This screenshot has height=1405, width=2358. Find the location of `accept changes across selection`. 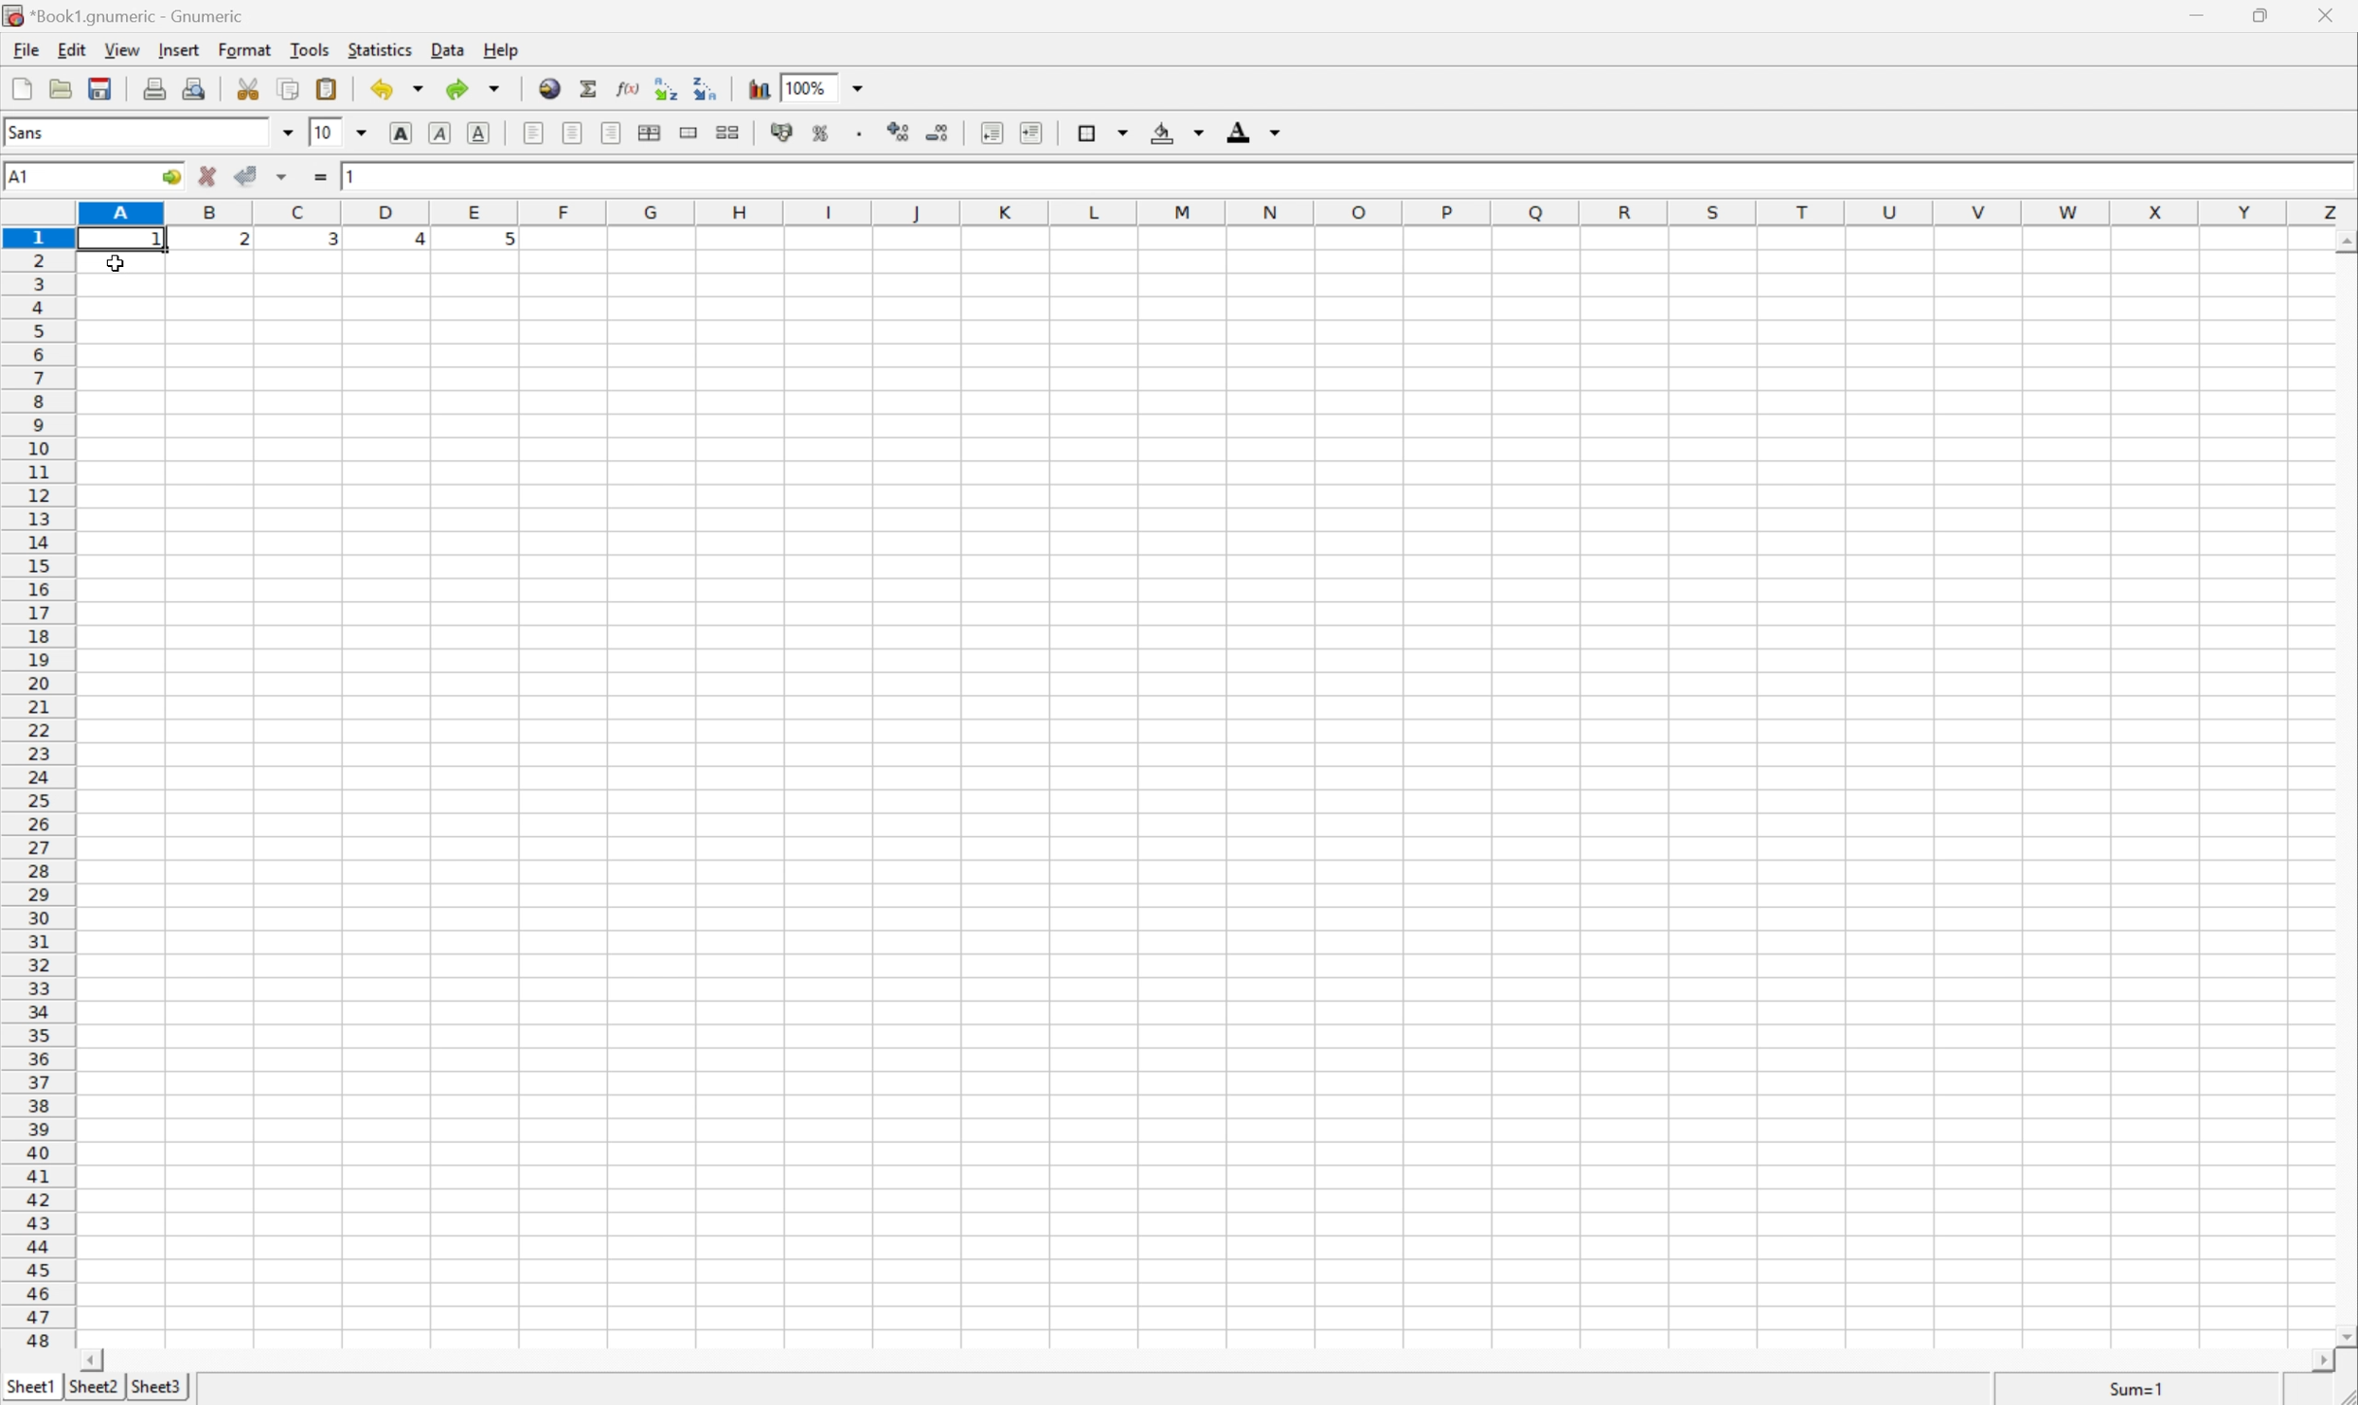

accept changes across selection is located at coordinates (280, 178).